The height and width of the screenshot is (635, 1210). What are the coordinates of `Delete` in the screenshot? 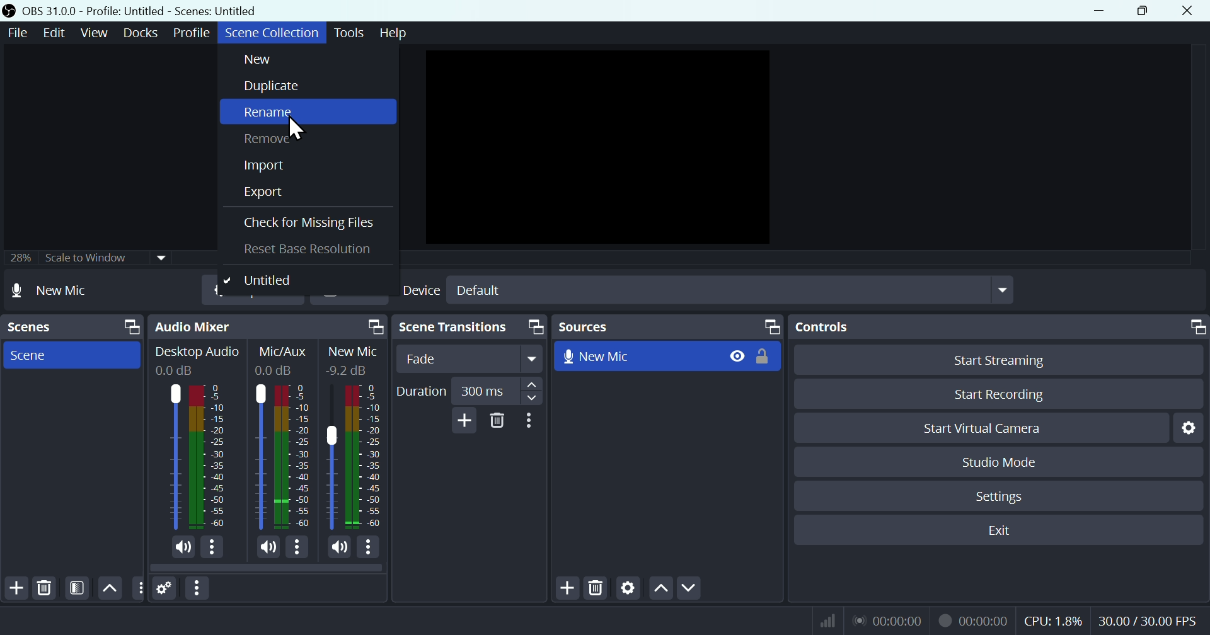 It's located at (497, 423).